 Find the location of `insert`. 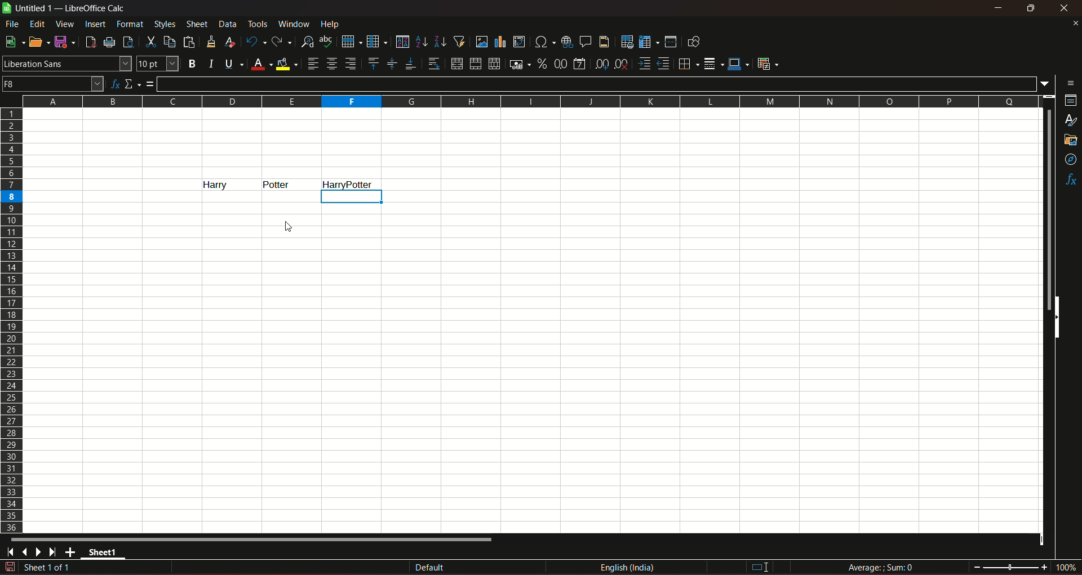

insert is located at coordinates (94, 23).